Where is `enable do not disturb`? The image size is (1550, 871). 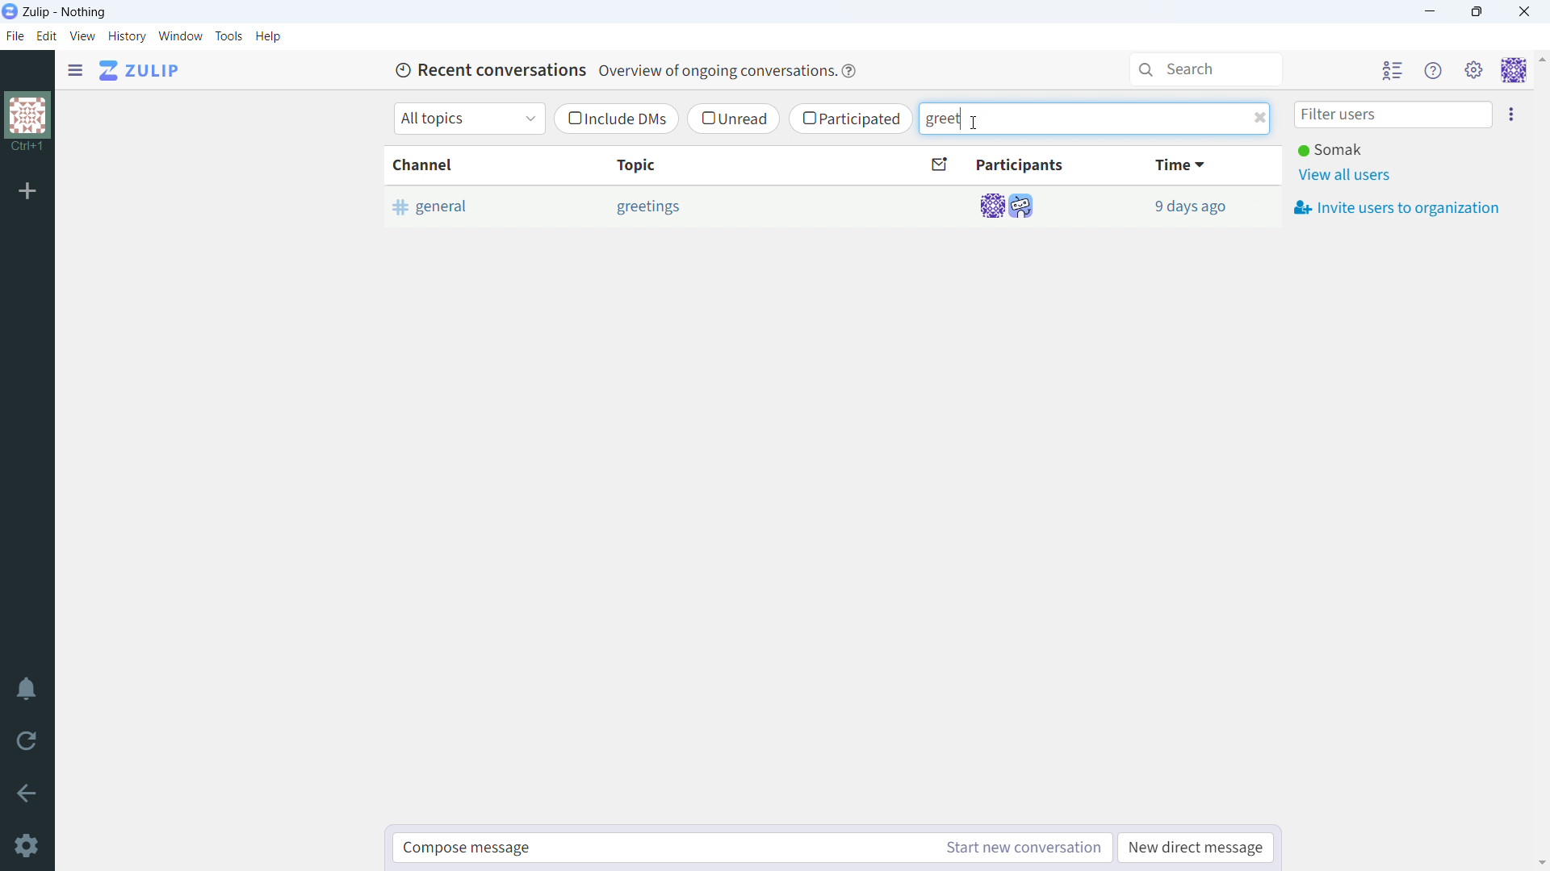 enable do not disturb is located at coordinates (27, 688).